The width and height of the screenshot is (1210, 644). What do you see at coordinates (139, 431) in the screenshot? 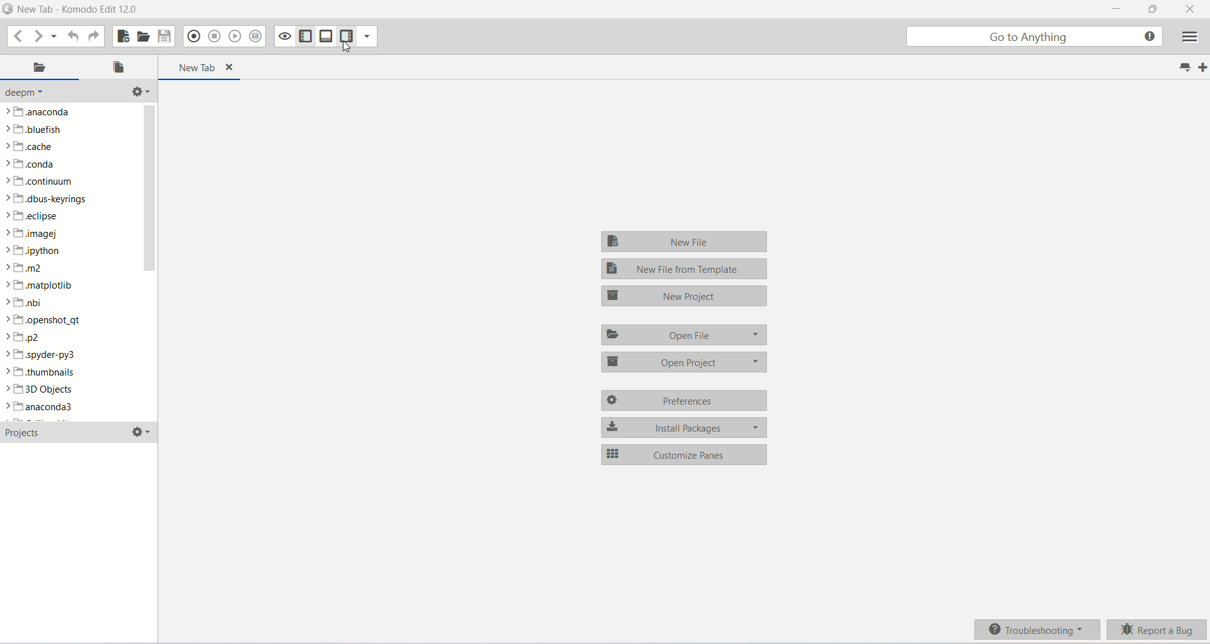
I see `options` at bounding box center [139, 431].